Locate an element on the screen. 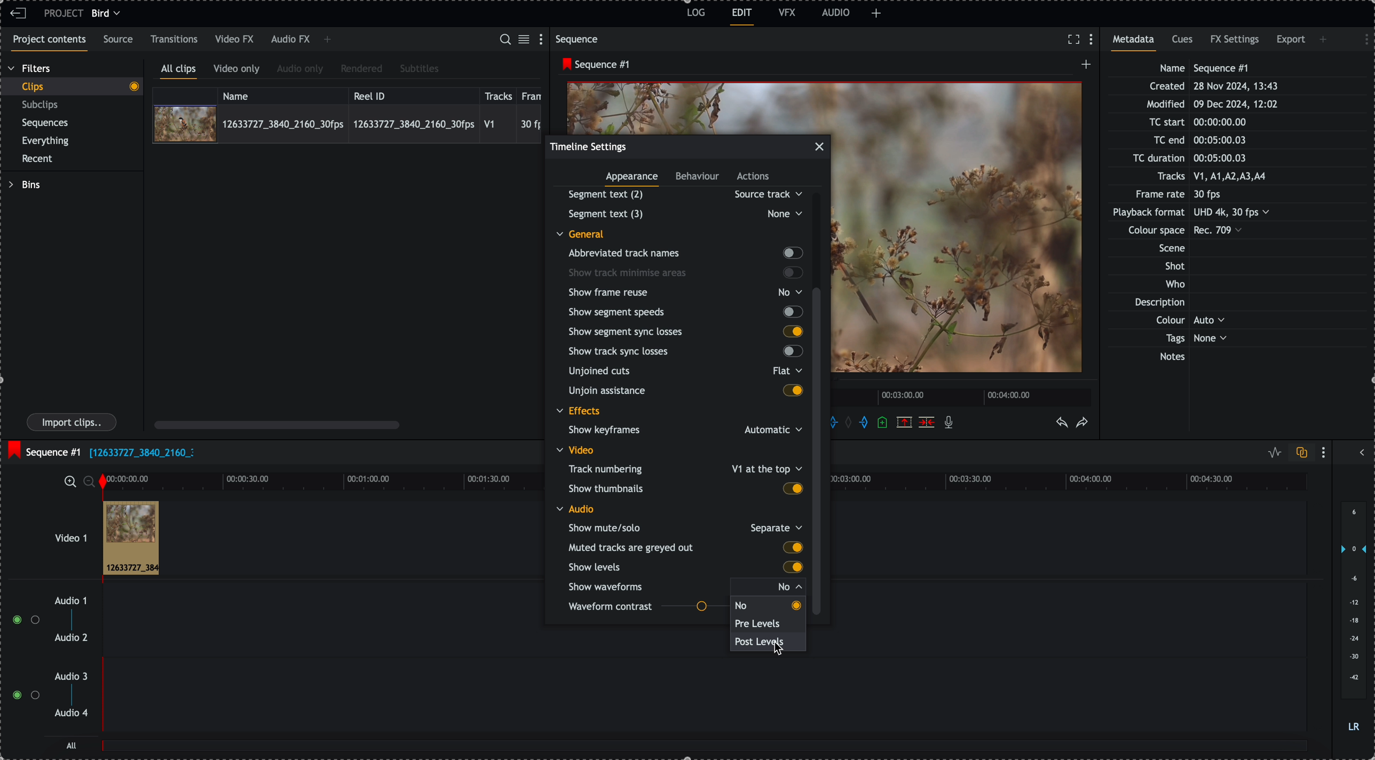 The width and height of the screenshot is (1375, 760). name is located at coordinates (283, 94).